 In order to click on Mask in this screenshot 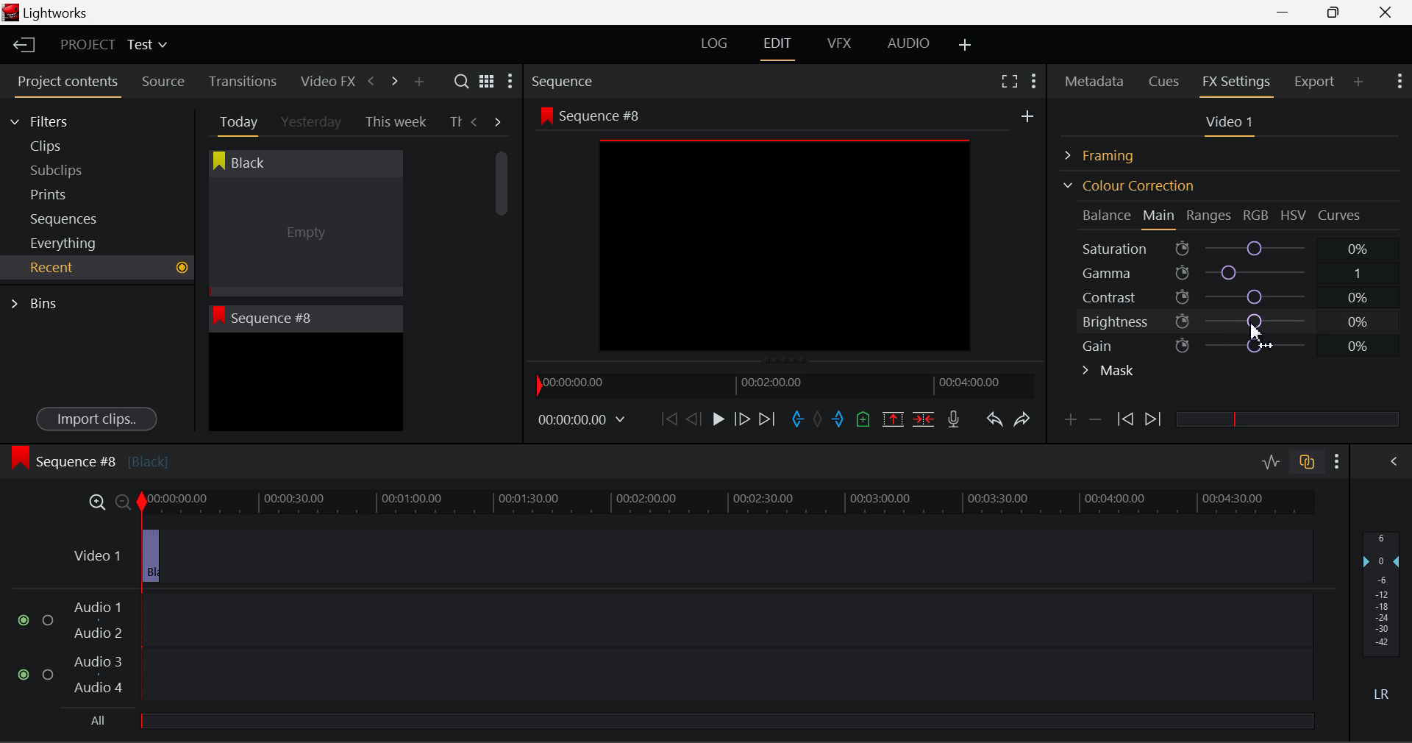, I will do `click(1109, 372)`.